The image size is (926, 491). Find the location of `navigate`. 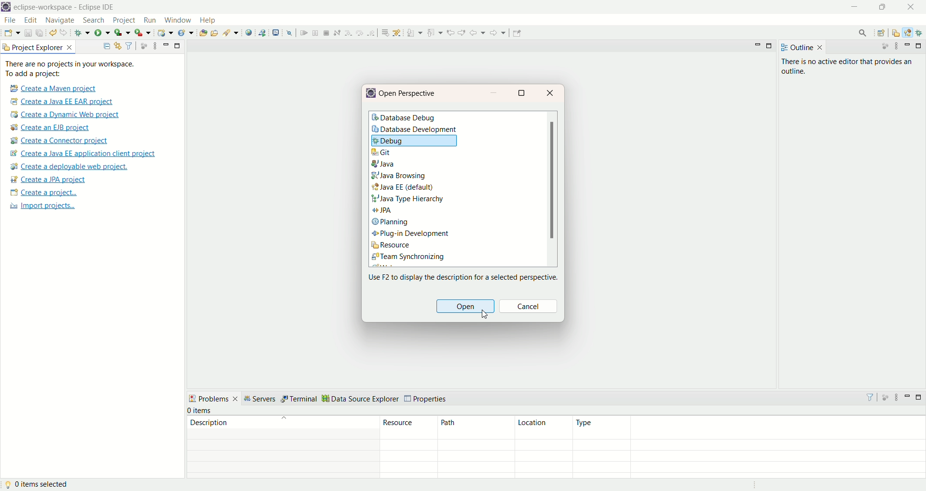

navigate is located at coordinates (61, 21).